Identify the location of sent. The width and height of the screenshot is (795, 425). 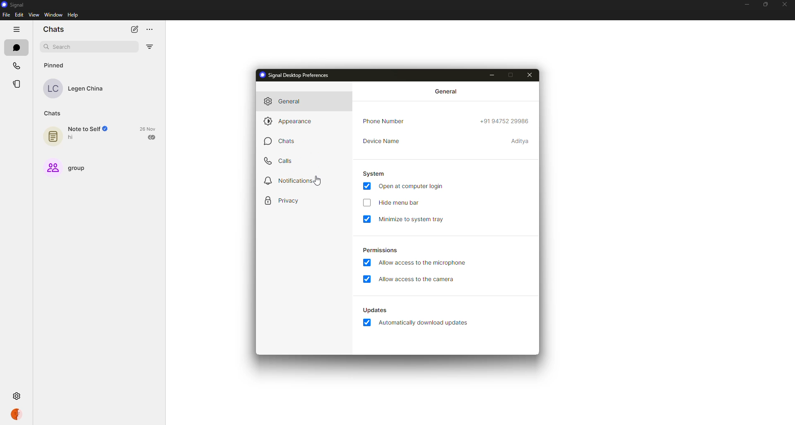
(152, 137).